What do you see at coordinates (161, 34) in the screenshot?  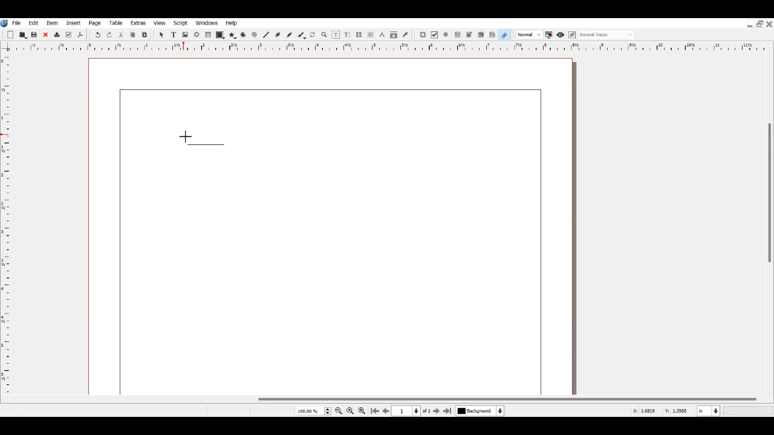 I see `Select Item` at bounding box center [161, 34].